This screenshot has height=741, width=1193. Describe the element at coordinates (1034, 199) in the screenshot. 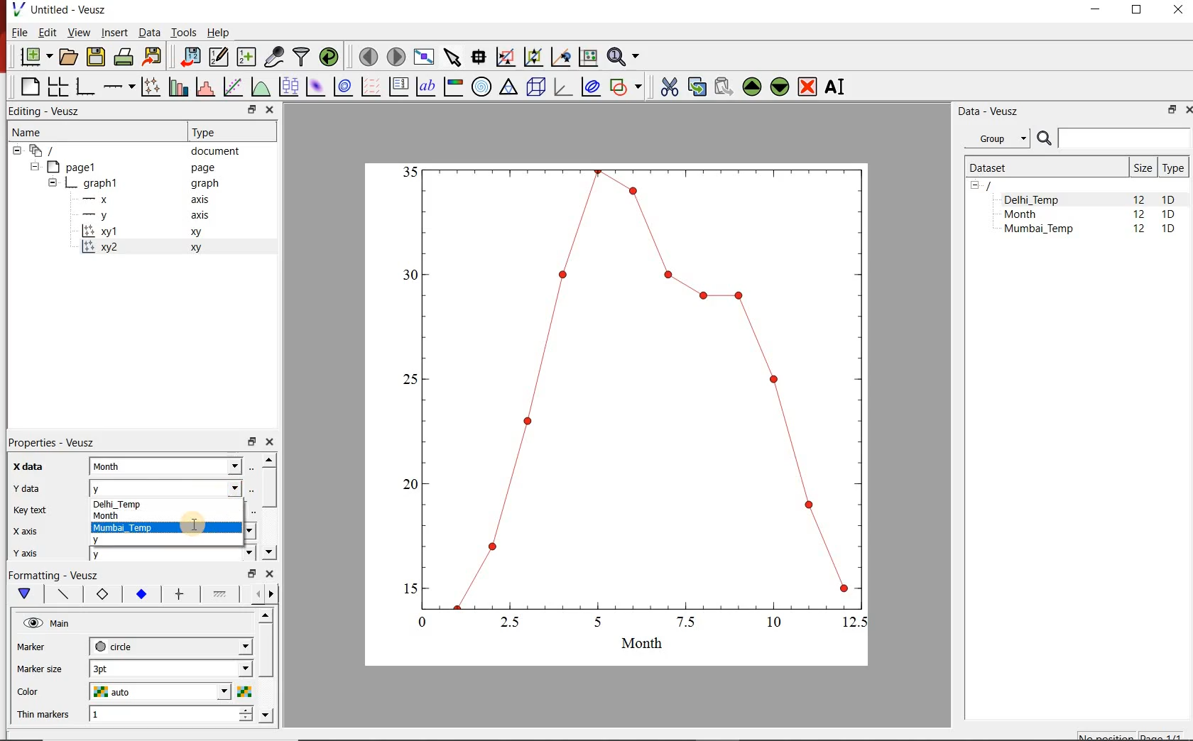

I see `Delhi_Temp` at that location.